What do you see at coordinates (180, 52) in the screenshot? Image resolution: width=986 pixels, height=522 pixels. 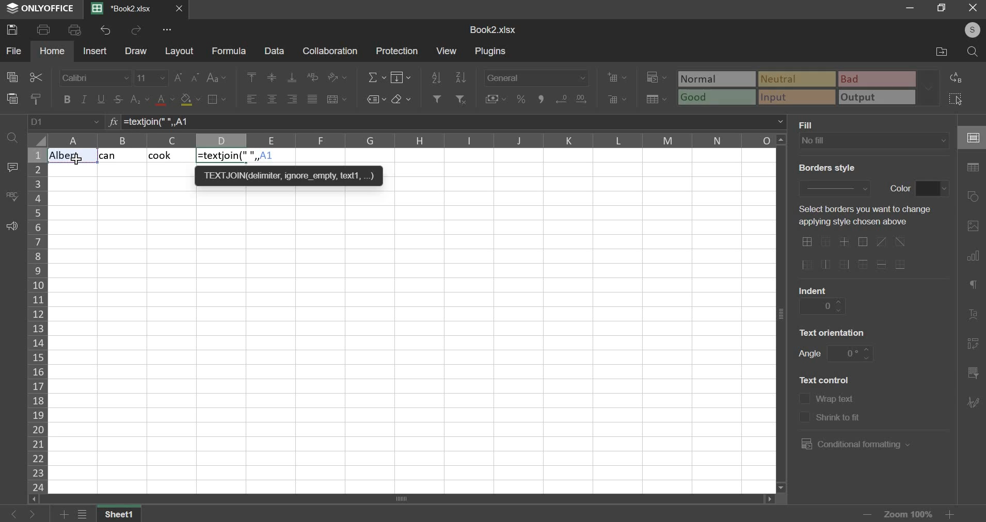 I see `layout` at bounding box center [180, 52].